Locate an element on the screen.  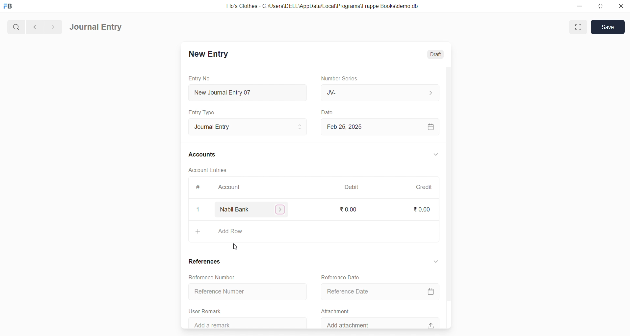
Date is located at coordinates (327, 112).